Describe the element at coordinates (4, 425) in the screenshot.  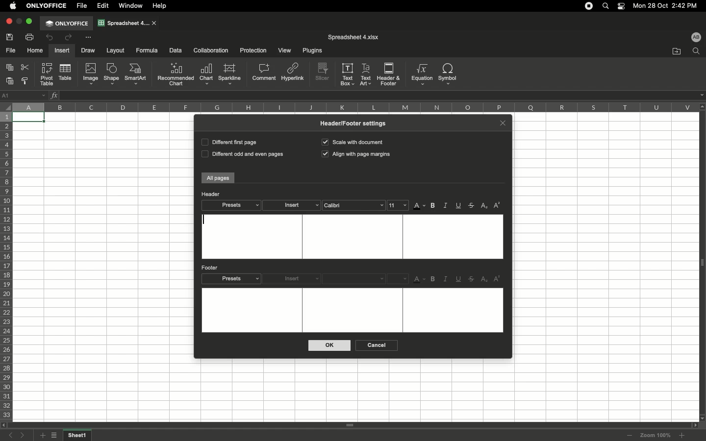
I see `scroll left` at that location.